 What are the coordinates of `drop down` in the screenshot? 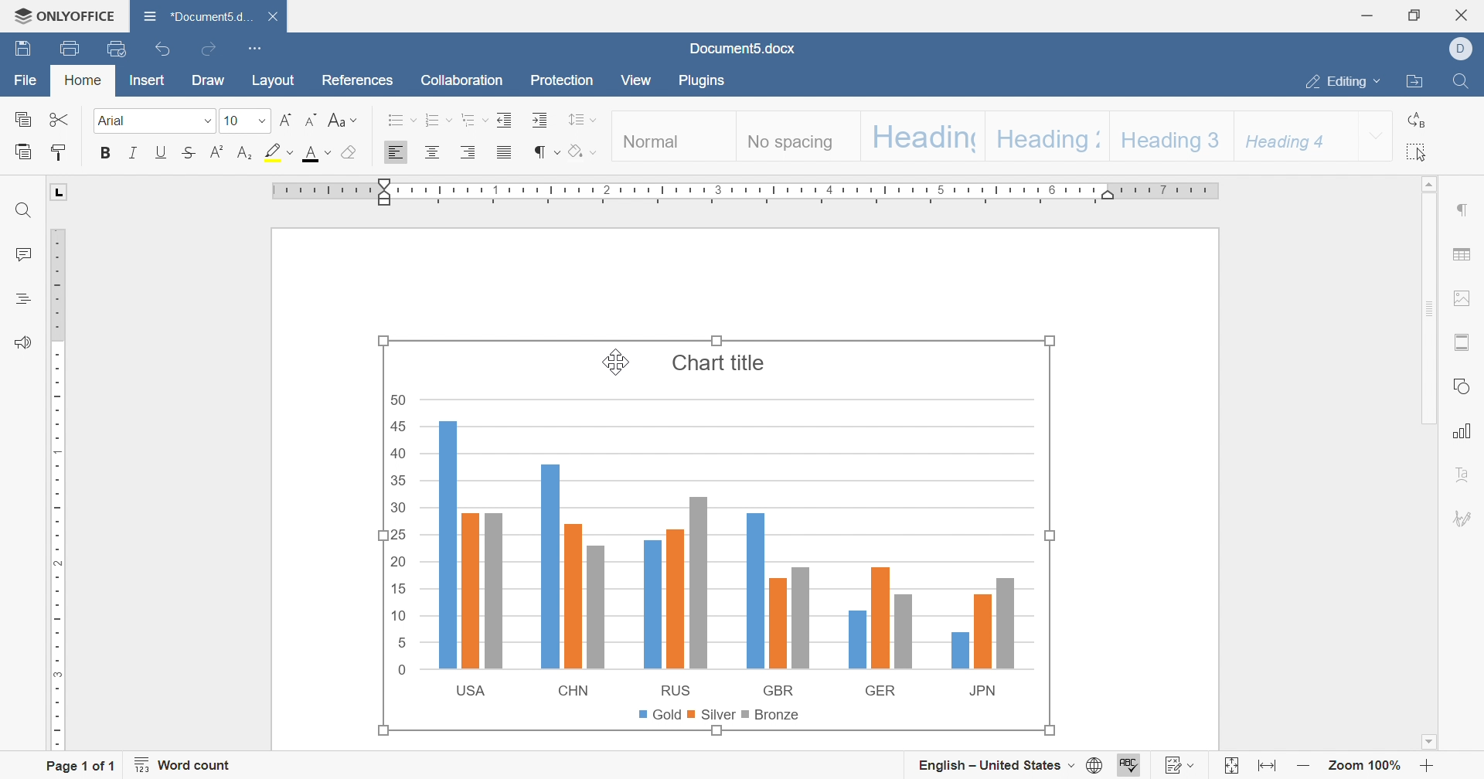 It's located at (264, 121).